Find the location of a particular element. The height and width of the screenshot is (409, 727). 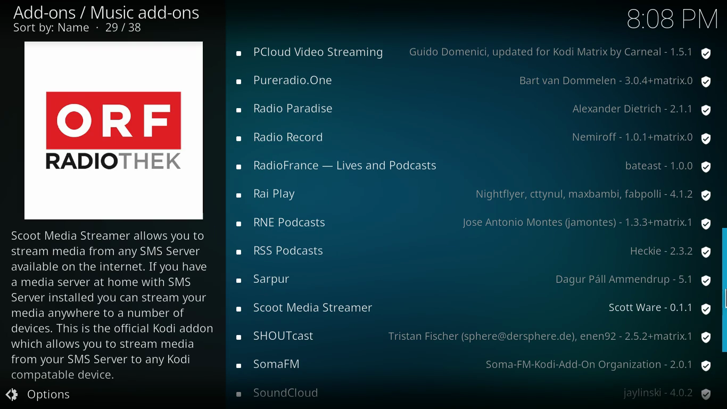

add-ons/music add-on is located at coordinates (111, 13).